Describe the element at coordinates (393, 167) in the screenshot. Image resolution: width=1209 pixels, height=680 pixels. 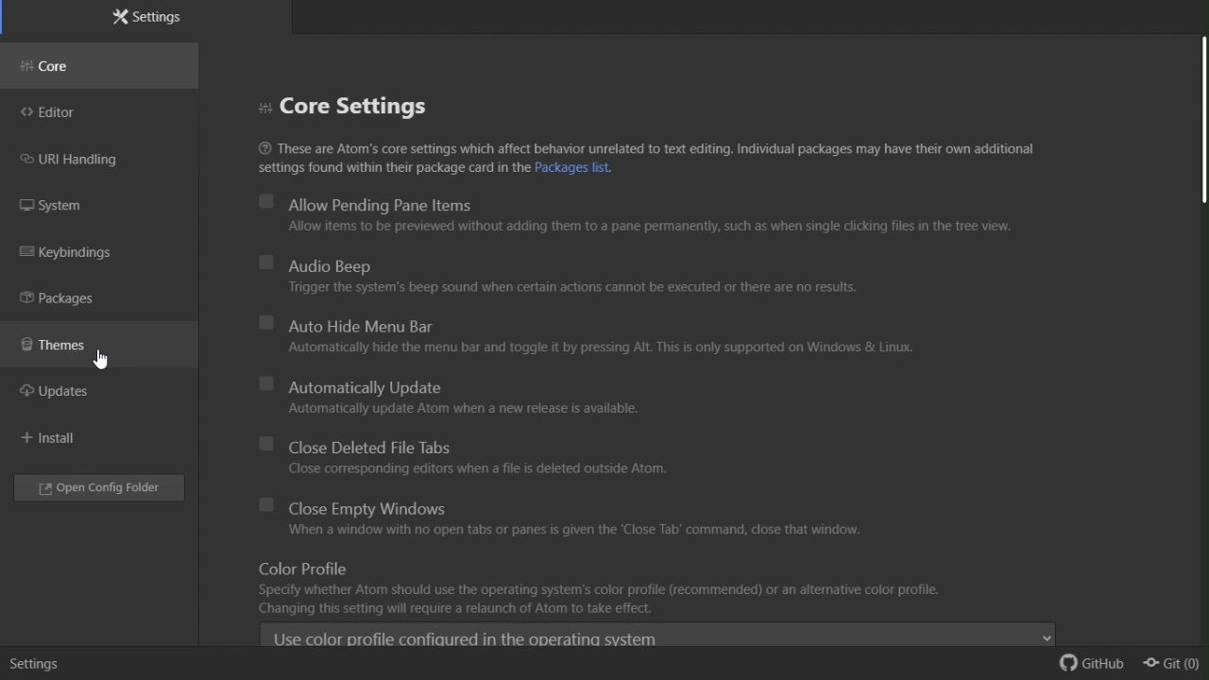
I see `settings found within their package card in the` at that location.